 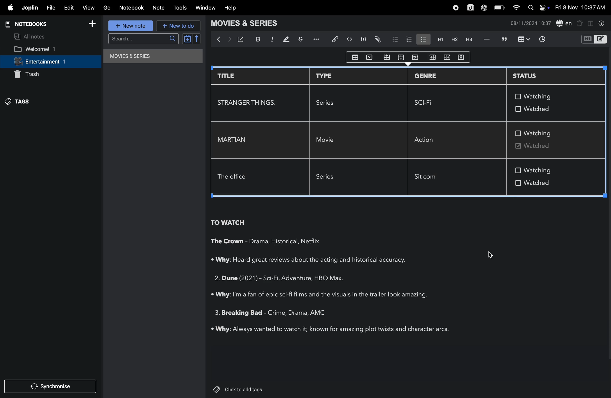 What do you see at coordinates (376, 39) in the screenshot?
I see `attach file` at bounding box center [376, 39].